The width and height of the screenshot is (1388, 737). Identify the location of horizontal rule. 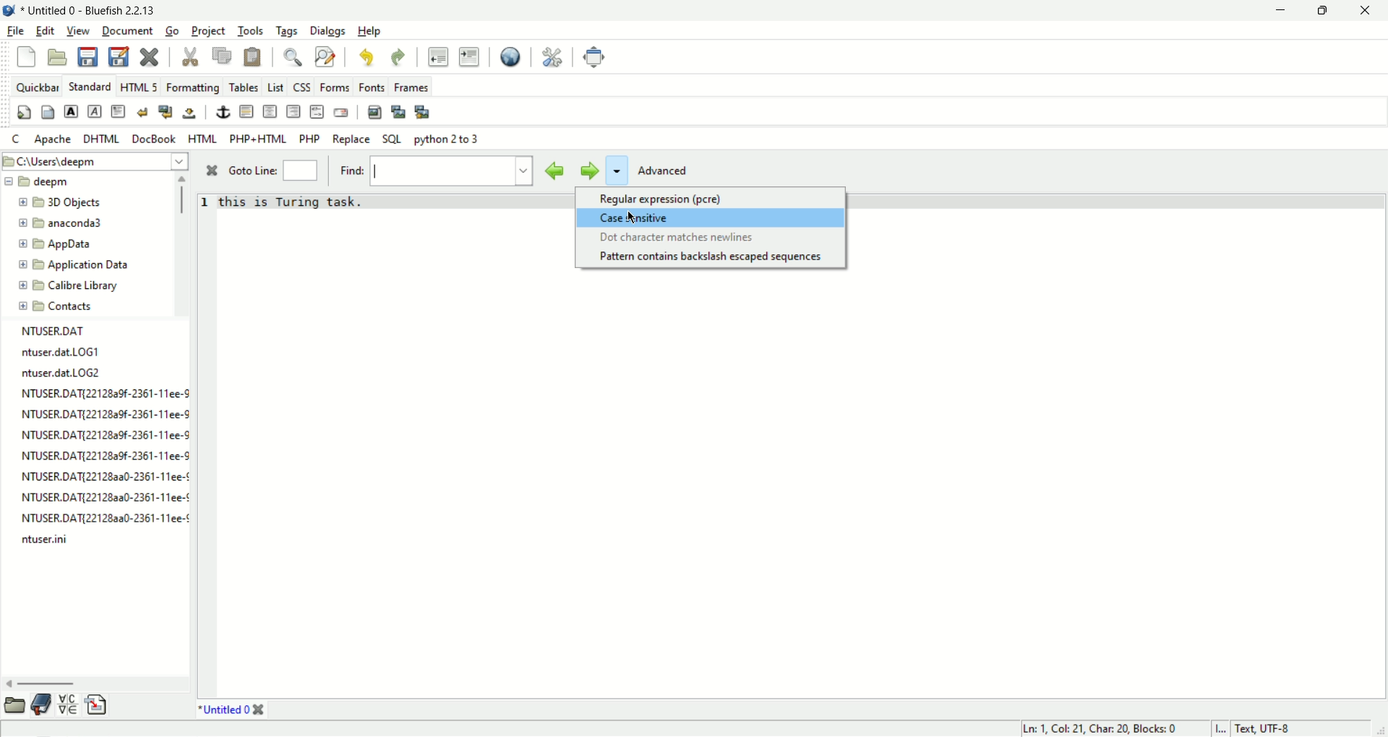
(246, 111).